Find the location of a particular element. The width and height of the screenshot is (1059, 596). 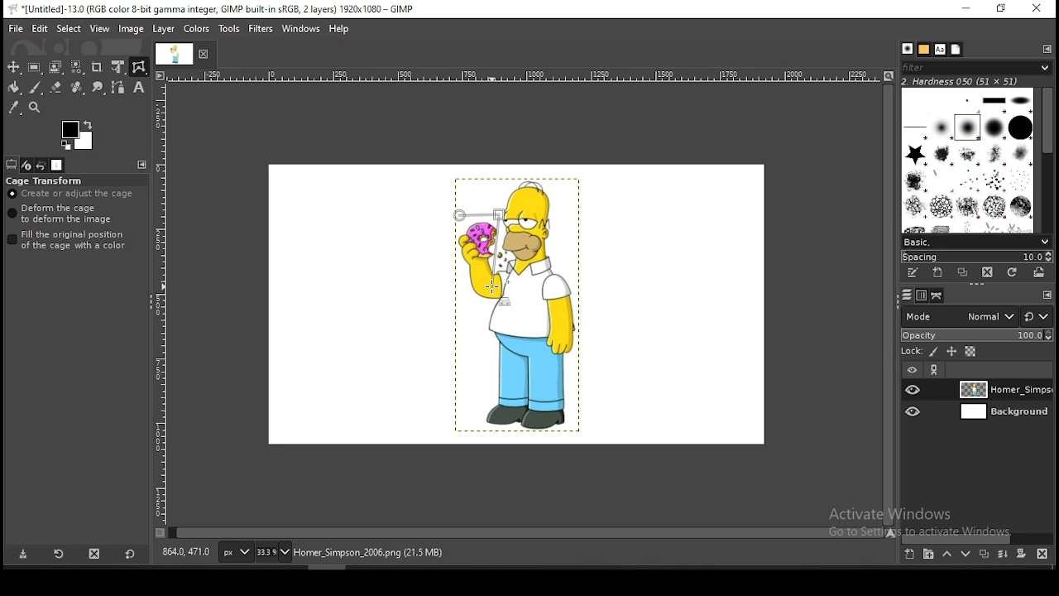

undo history is located at coordinates (41, 165).